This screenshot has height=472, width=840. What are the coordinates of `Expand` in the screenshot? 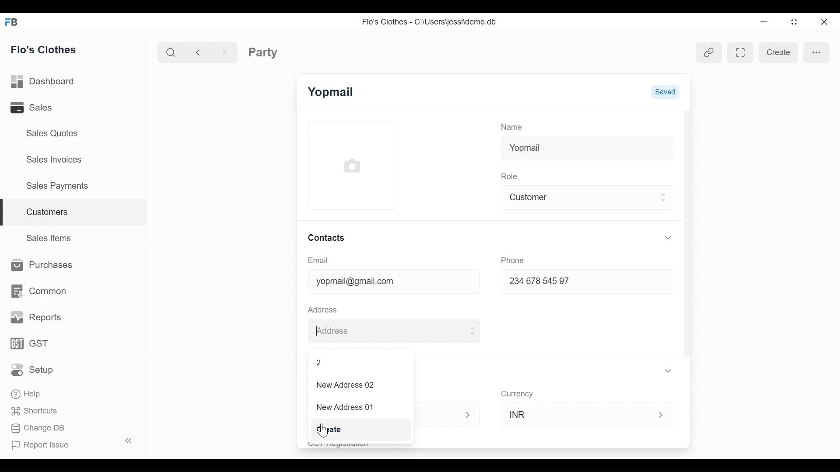 It's located at (473, 332).